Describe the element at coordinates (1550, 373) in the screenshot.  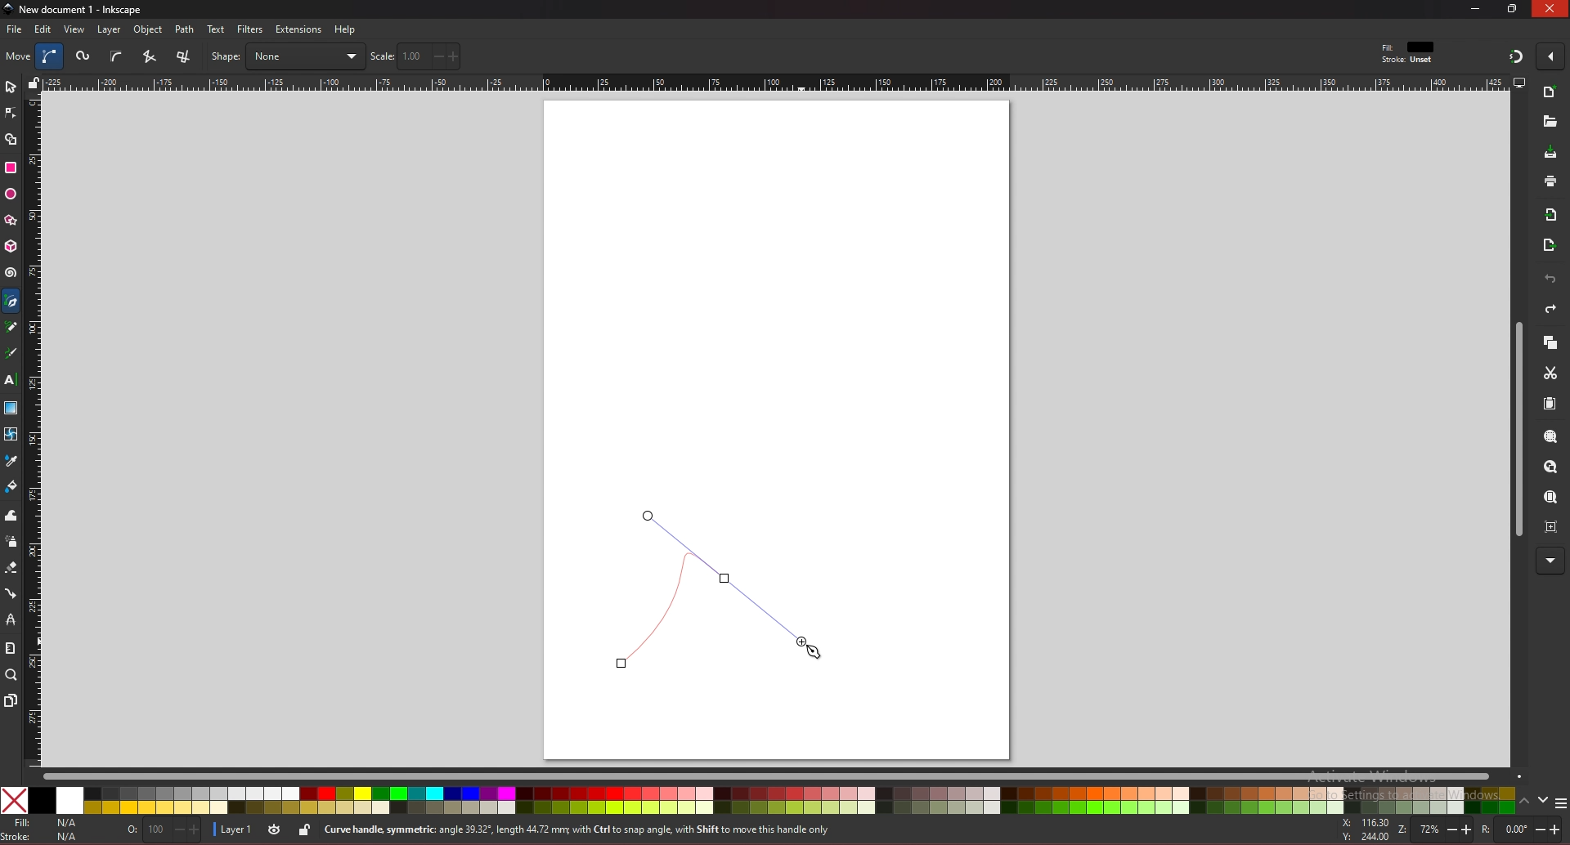
I see `cut` at that location.